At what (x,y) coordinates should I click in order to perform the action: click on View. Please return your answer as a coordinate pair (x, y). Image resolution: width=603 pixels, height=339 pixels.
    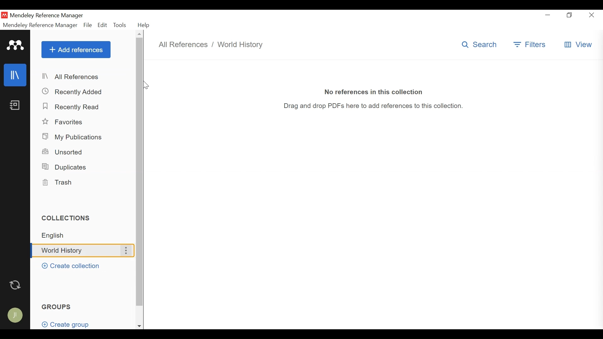
    Looking at the image, I should click on (578, 45).